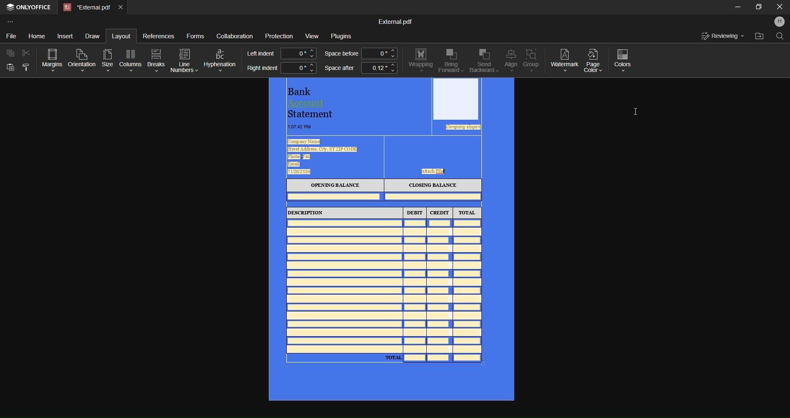 This screenshot has height=418, width=790. What do you see at coordinates (94, 35) in the screenshot?
I see `Draw` at bounding box center [94, 35].